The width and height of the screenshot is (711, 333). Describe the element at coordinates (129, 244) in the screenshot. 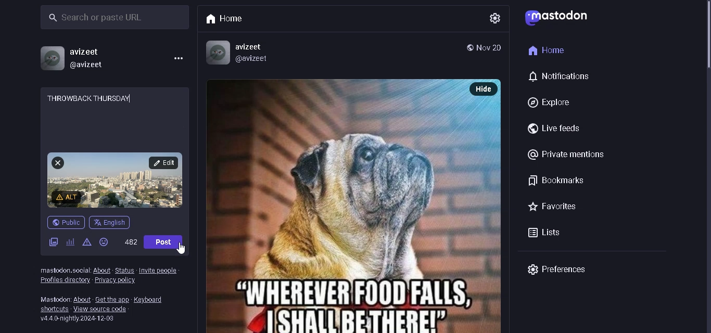

I see `word limit` at that location.